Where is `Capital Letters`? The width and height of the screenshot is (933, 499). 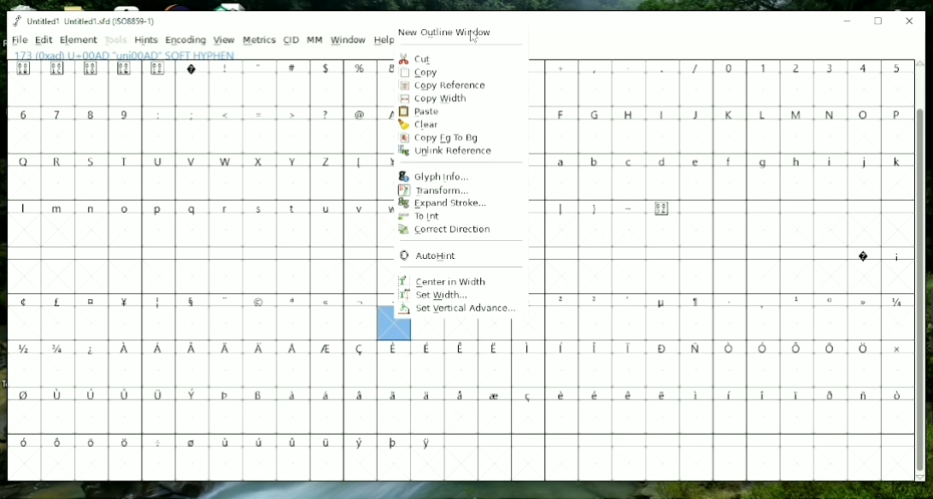
Capital Letters is located at coordinates (195, 162).